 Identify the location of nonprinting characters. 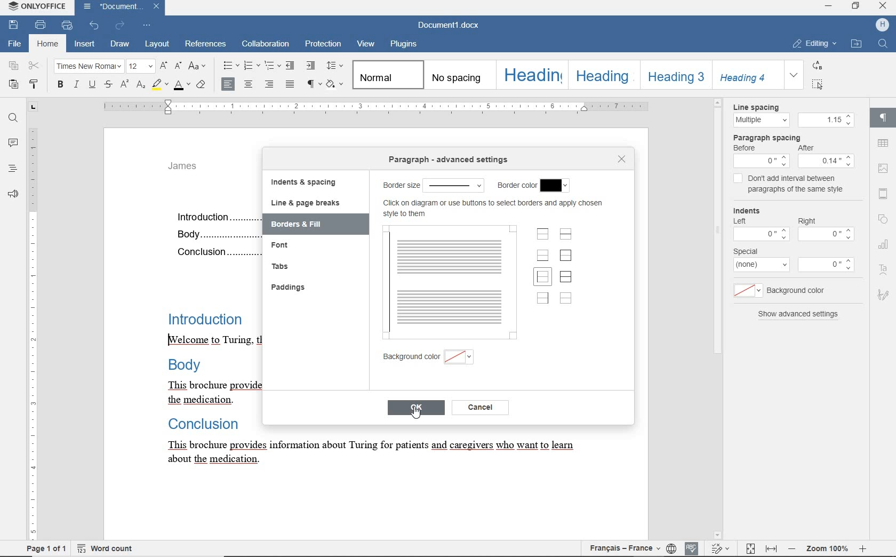
(313, 84).